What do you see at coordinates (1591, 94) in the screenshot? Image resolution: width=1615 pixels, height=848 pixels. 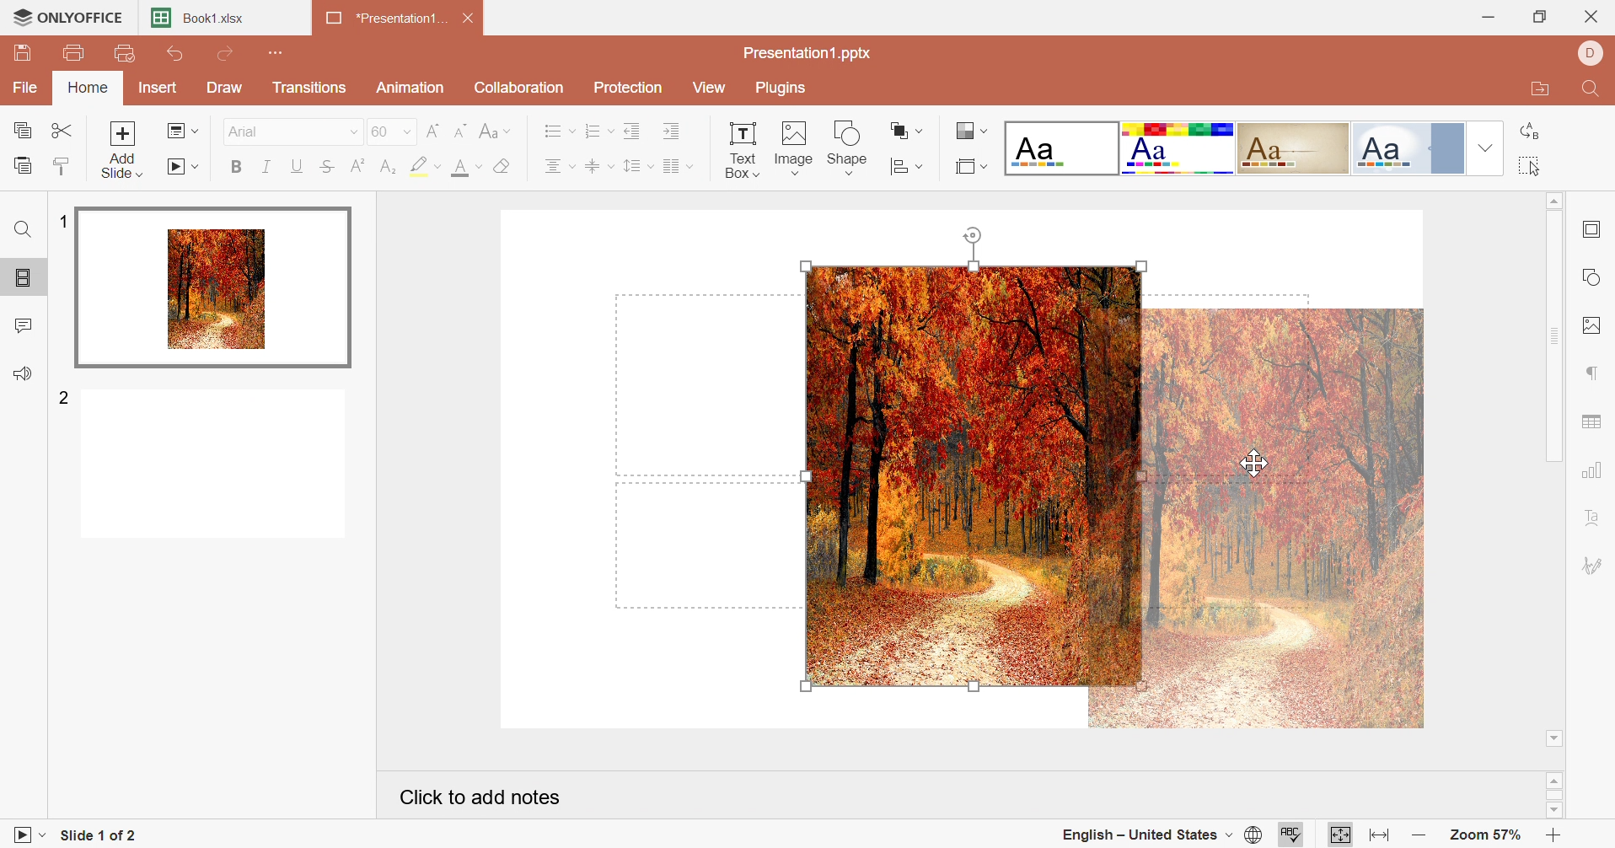 I see `Find` at bounding box center [1591, 94].